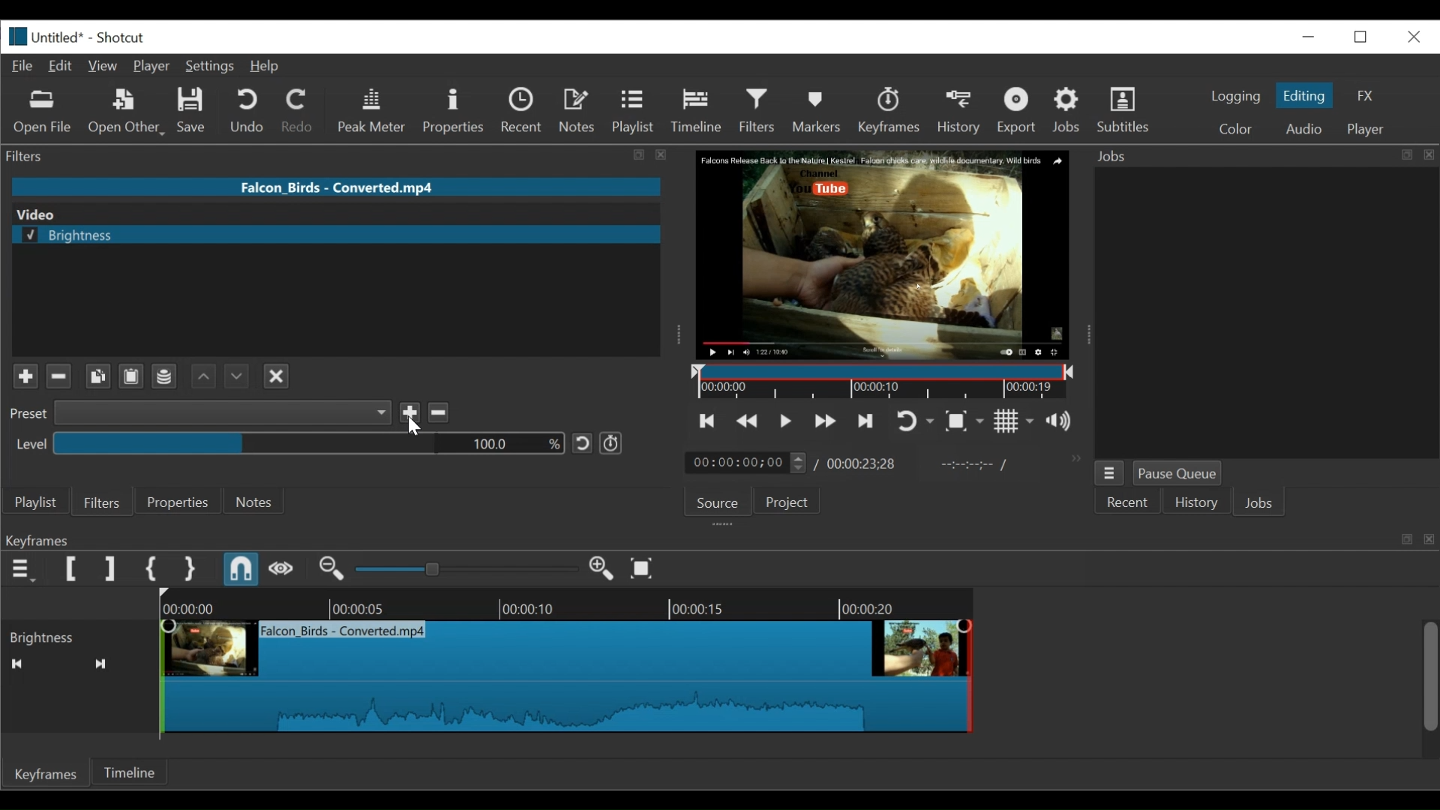 The width and height of the screenshot is (1440, 810). I want to click on Skip to the next point, so click(862, 422).